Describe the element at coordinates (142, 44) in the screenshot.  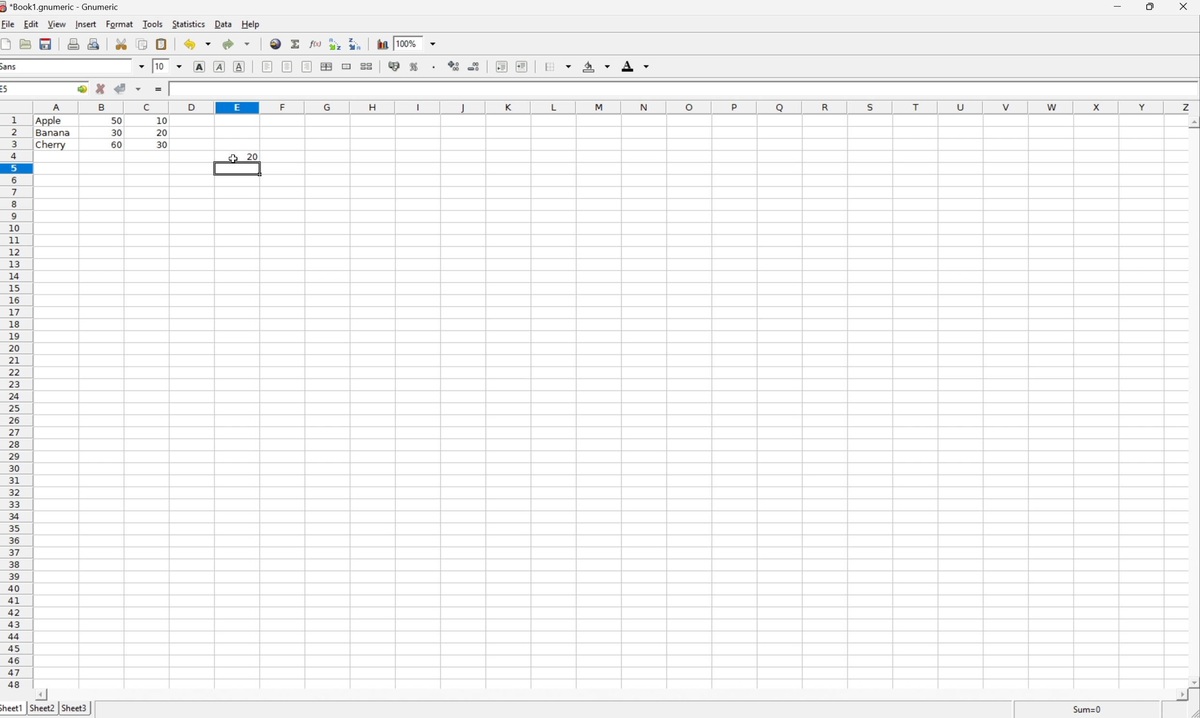
I see `copy` at that location.